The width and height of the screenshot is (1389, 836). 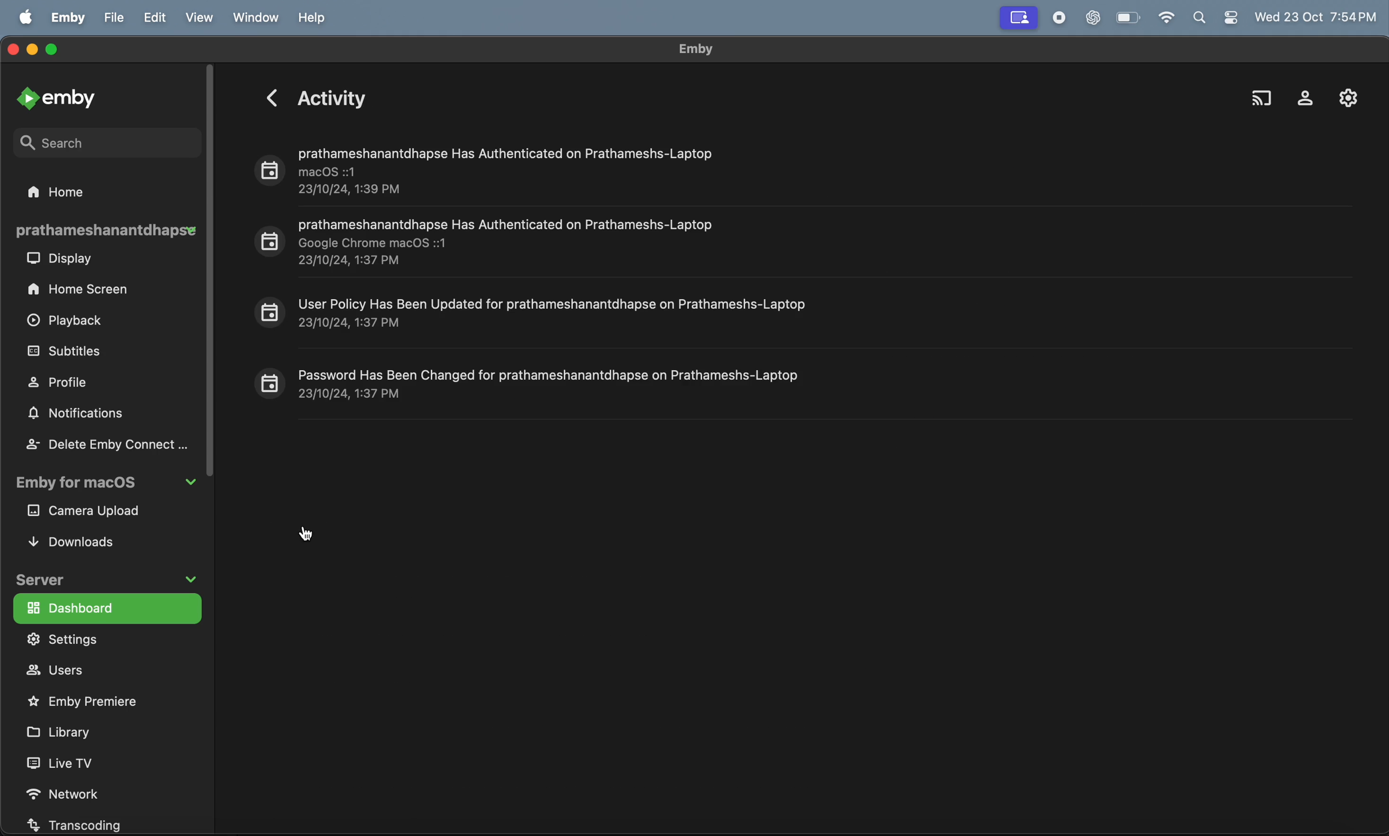 I want to click on emby premire, so click(x=91, y=700).